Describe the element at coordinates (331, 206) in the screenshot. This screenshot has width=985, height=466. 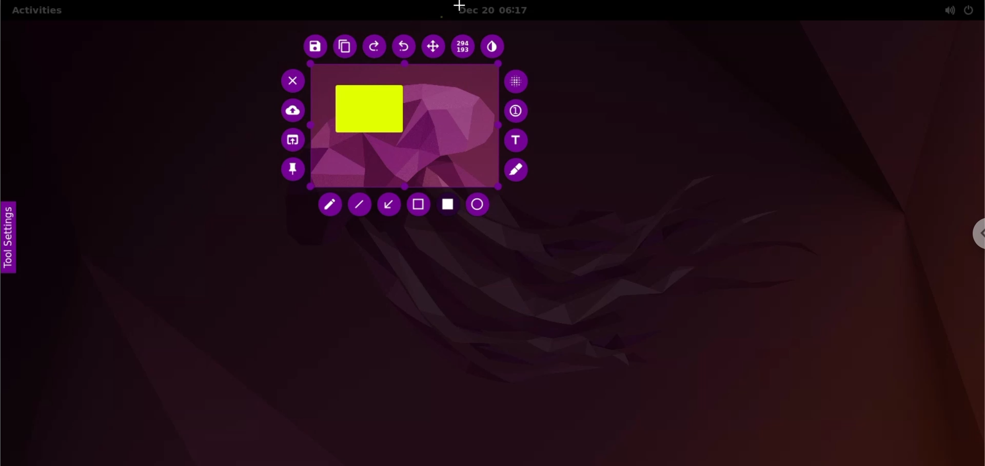
I see `pencil` at that location.